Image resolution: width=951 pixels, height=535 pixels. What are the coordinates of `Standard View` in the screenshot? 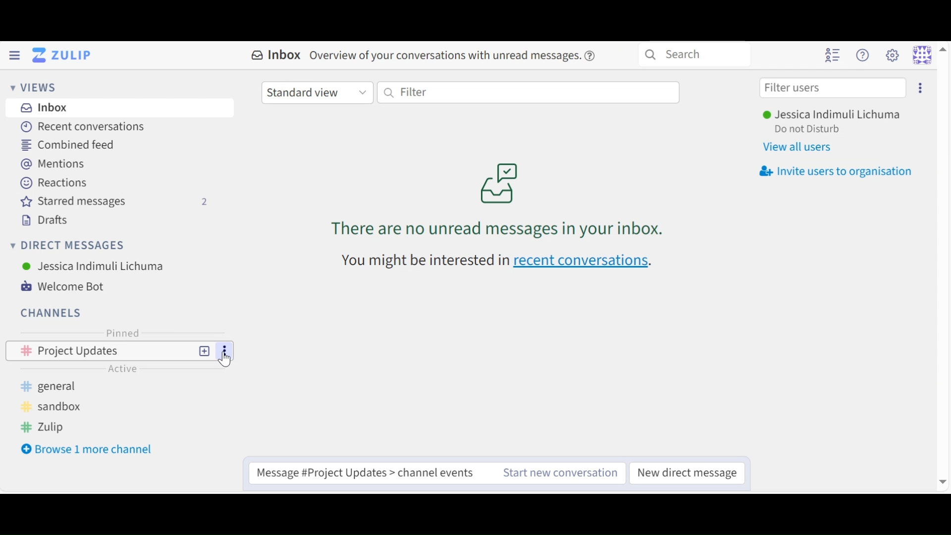 It's located at (317, 92).